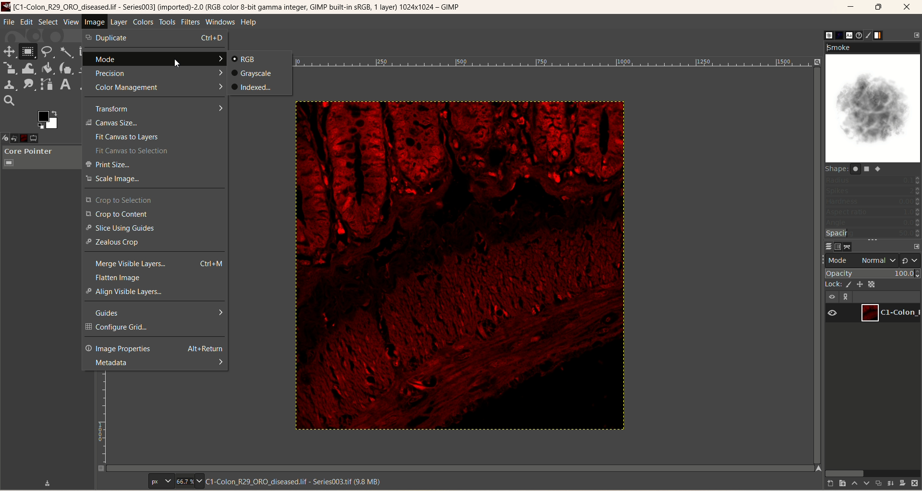 Image resolution: width=922 pixels, height=491 pixels. What do you see at coordinates (868, 35) in the screenshot?
I see `brush editor` at bounding box center [868, 35].